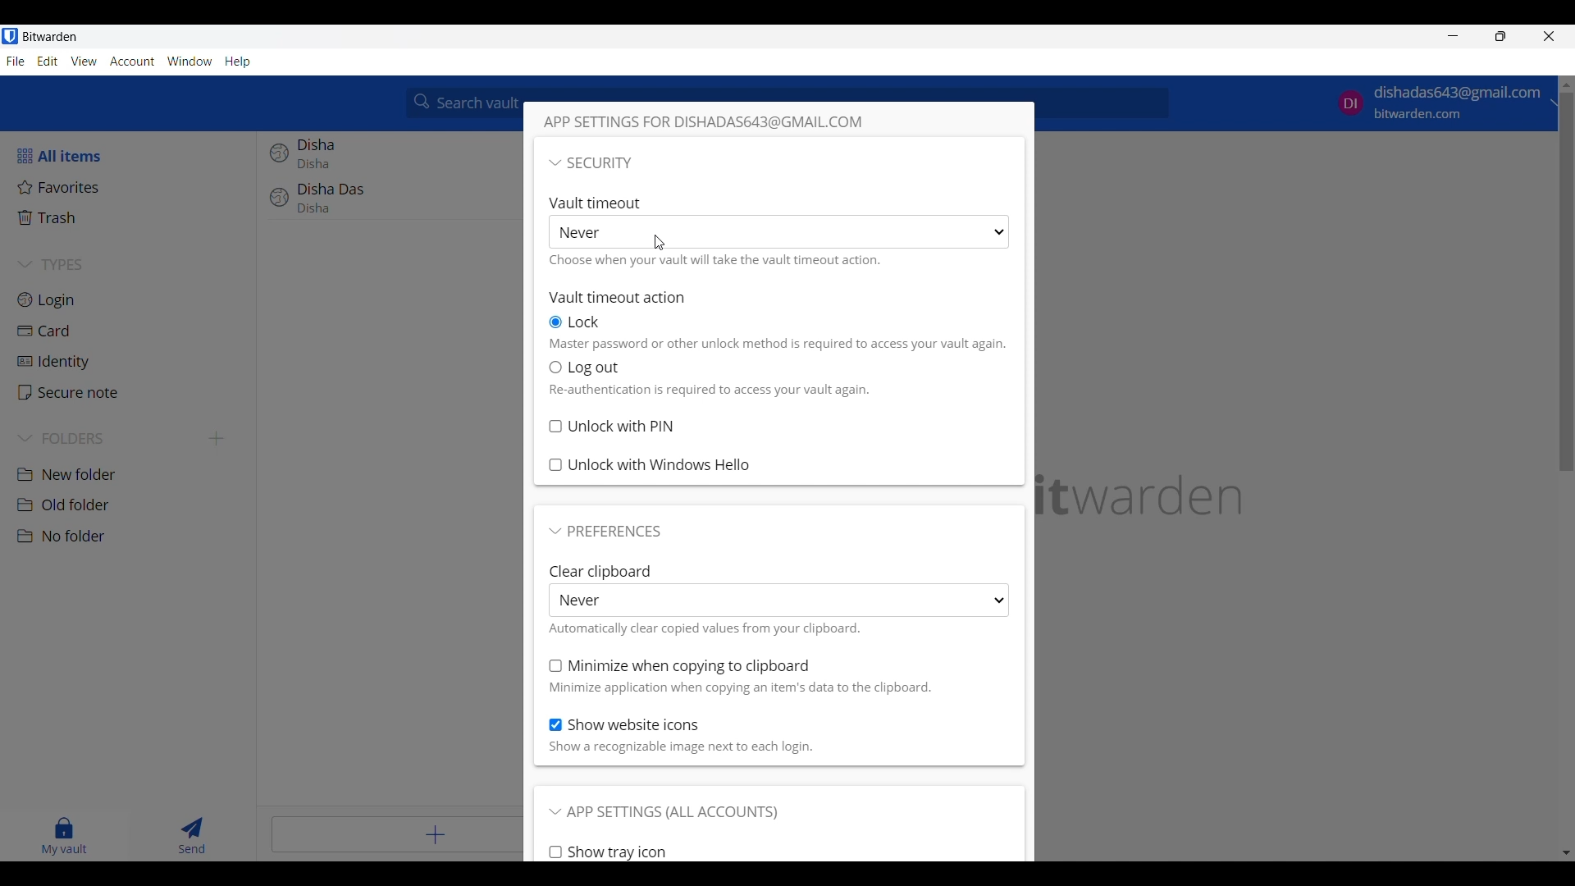 The height and width of the screenshot is (886, 1575). I want to click on Collapse section, so click(591, 162).